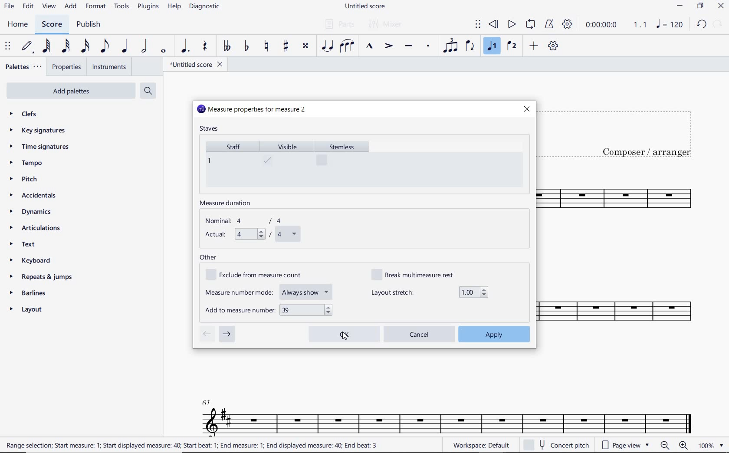  Describe the element at coordinates (31, 295) in the screenshot. I see `BARLINES` at that location.